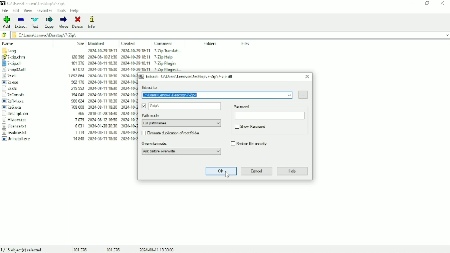 The image size is (450, 253). I want to click on Add, so click(6, 22).